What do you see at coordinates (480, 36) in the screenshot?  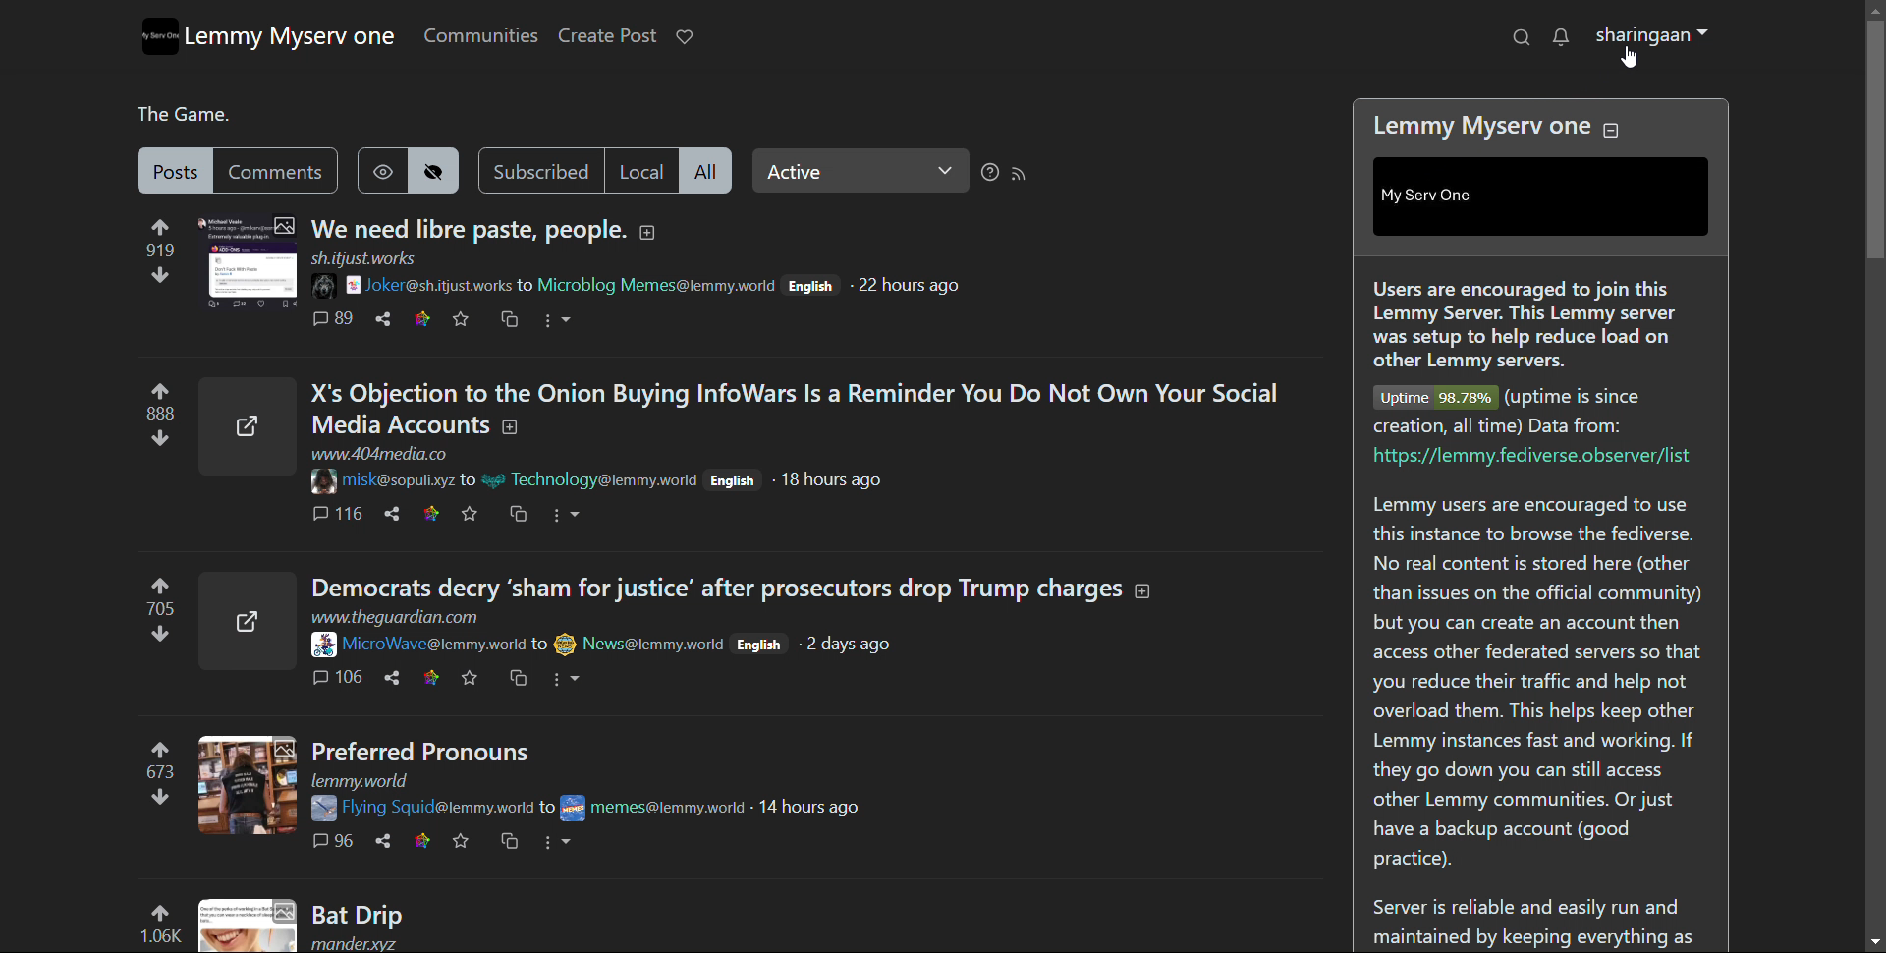 I see `communities` at bounding box center [480, 36].